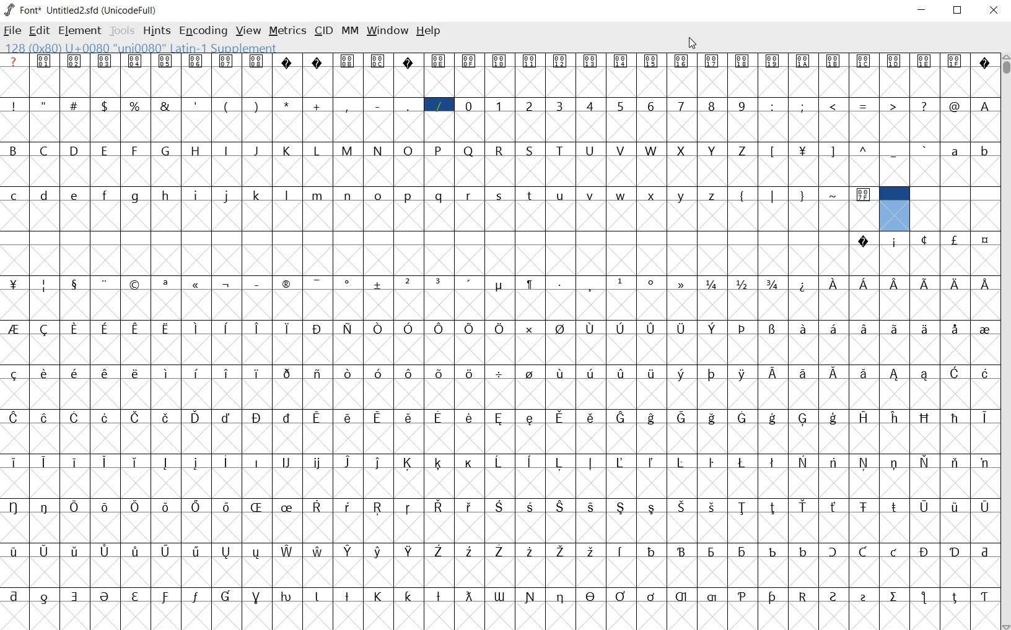  What do you see at coordinates (167, 550) in the screenshot?
I see `Symbol` at bounding box center [167, 550].